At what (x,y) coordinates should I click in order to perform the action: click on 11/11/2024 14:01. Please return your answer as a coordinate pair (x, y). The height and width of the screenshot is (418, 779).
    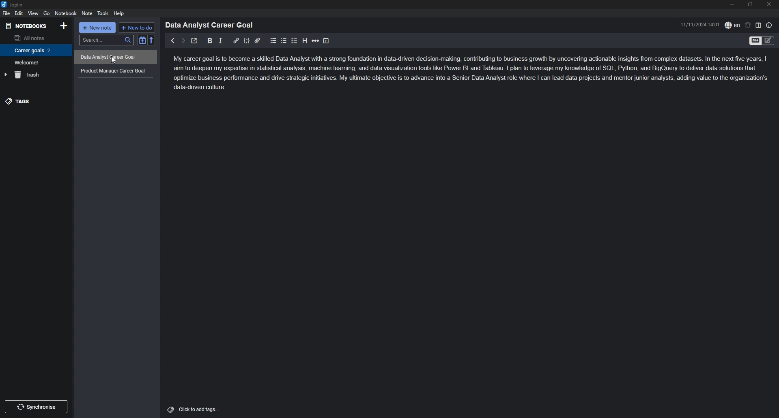
    Looking at the image, I should click on (700, 24).